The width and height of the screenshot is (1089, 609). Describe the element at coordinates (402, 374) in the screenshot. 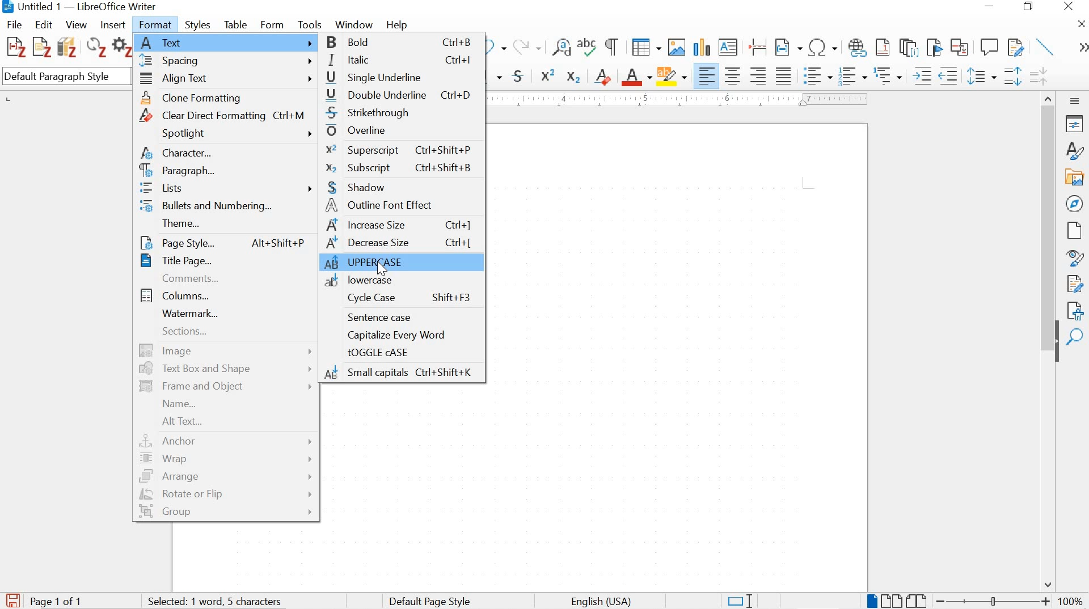

I see `small capitals` at that location.